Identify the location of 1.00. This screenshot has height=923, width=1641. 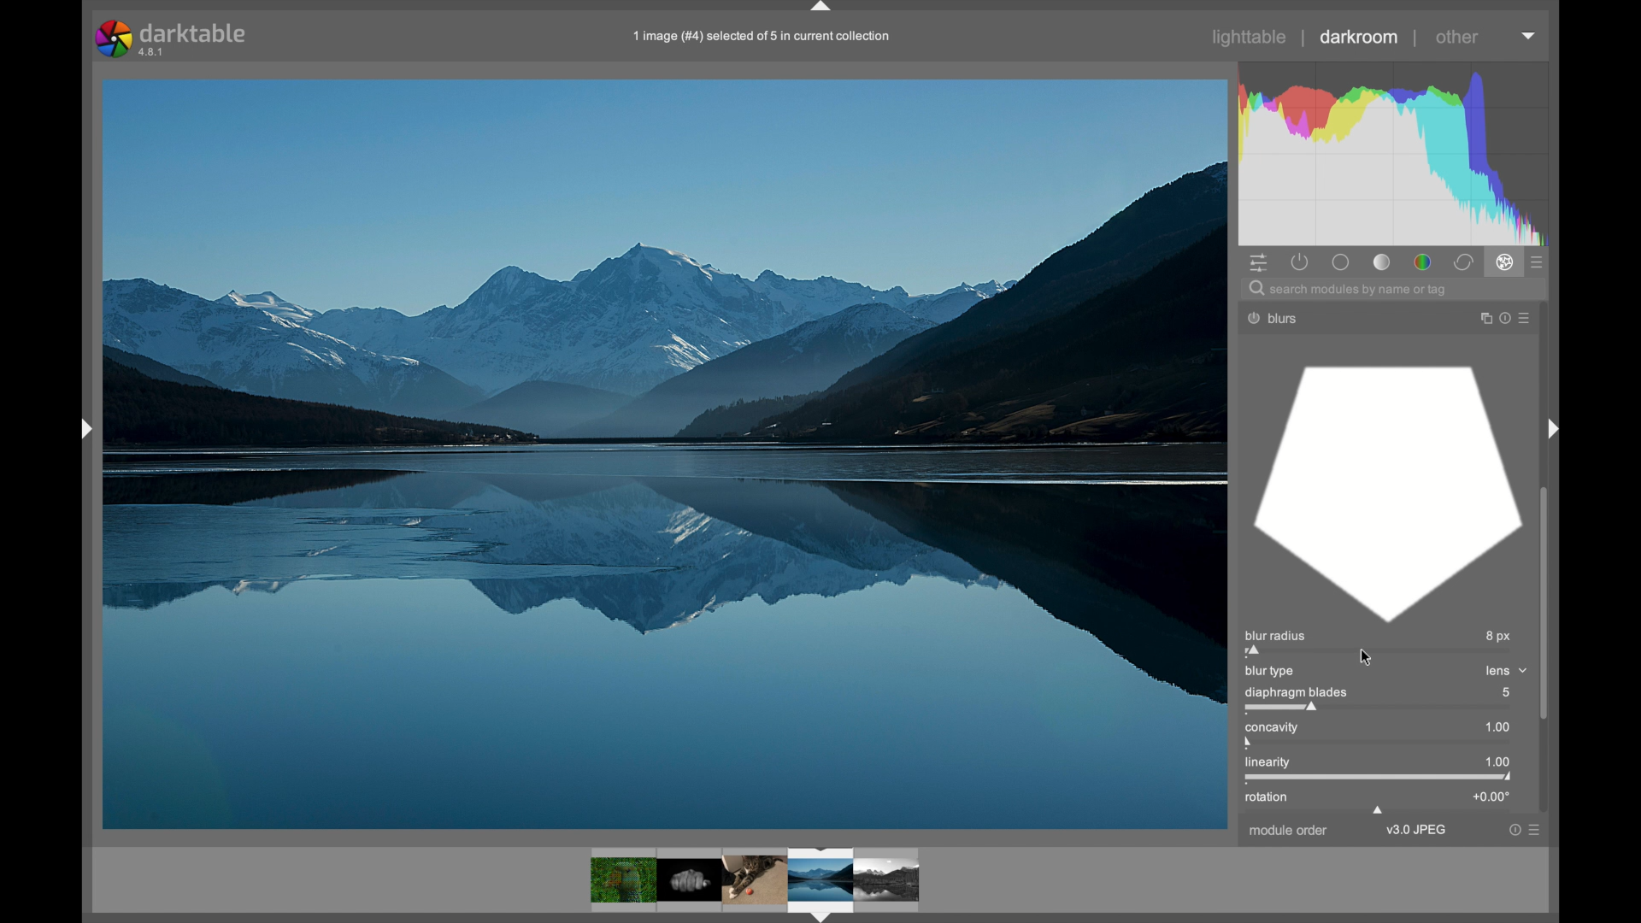
(1498, 726).